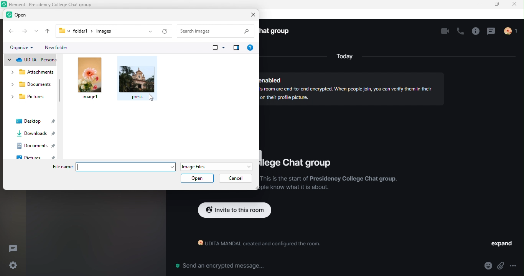 This screenshot has width=524, height=276. Describe the element at coordinates (345, 57) in the screenshot. I see `today` at that location.